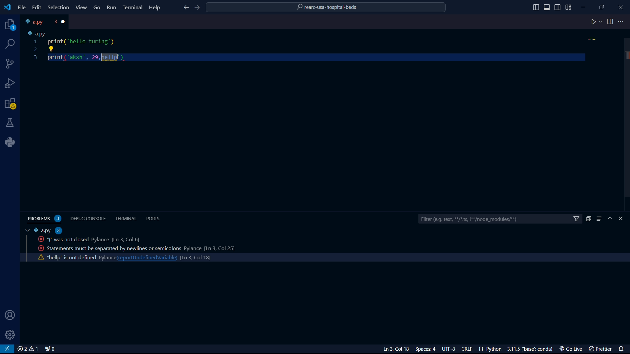  Describe the element at coordinates (10, 105) in the screenshot. I see `warning` at that location.